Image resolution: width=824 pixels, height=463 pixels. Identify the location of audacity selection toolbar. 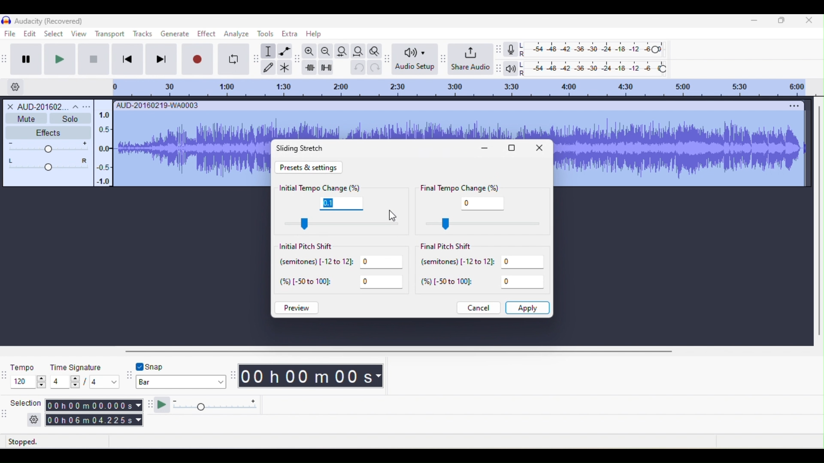
(5, 413).